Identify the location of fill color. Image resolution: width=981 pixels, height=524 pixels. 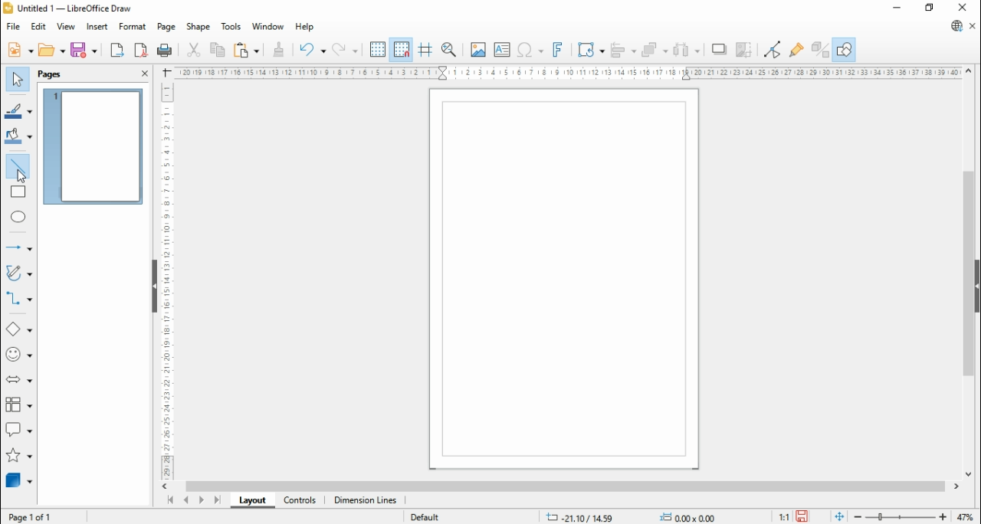
(18, 136).